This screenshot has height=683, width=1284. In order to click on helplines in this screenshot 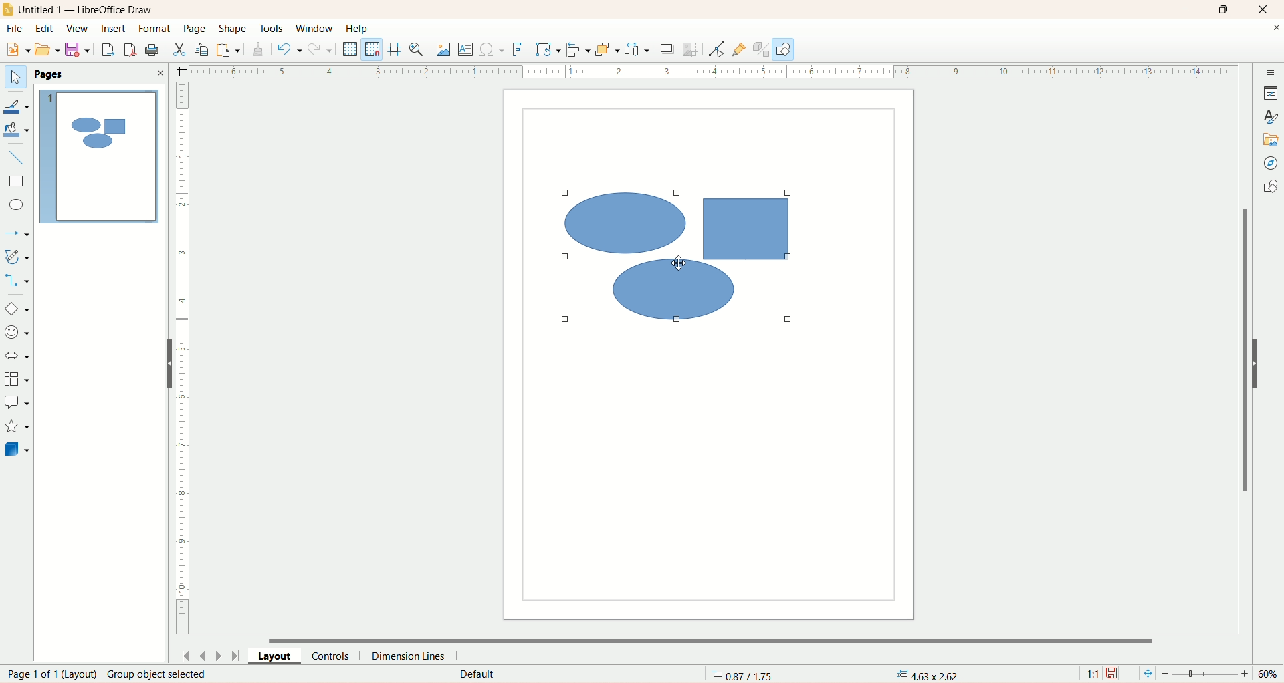, I will do `click(395, 50)`.